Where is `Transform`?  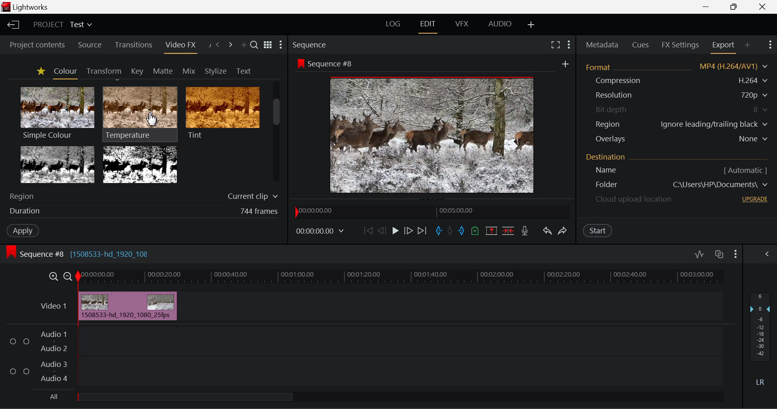
Transform is located at coordinates (102, 70).